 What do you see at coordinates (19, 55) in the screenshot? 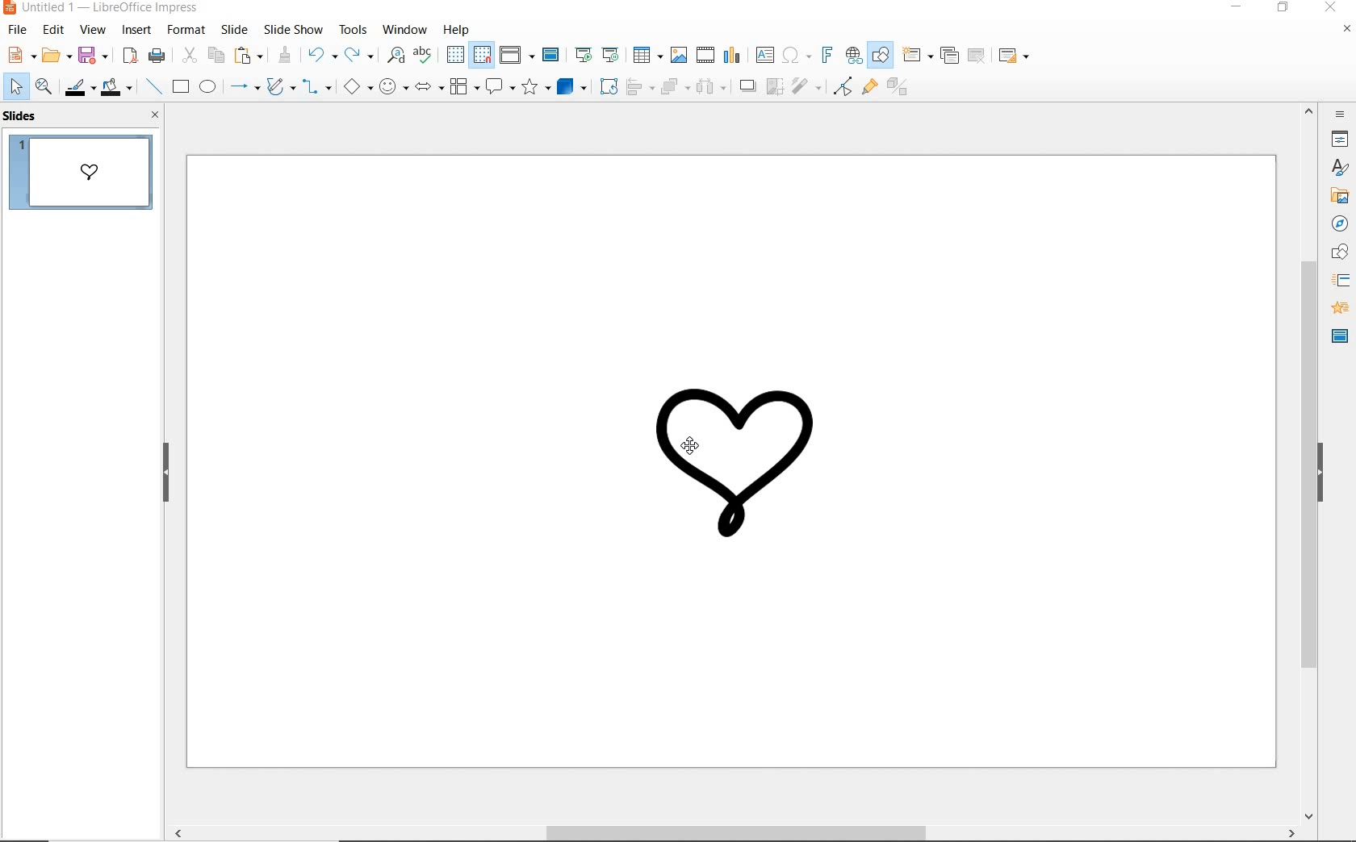
I see `new` at bounding box center [19, 55].